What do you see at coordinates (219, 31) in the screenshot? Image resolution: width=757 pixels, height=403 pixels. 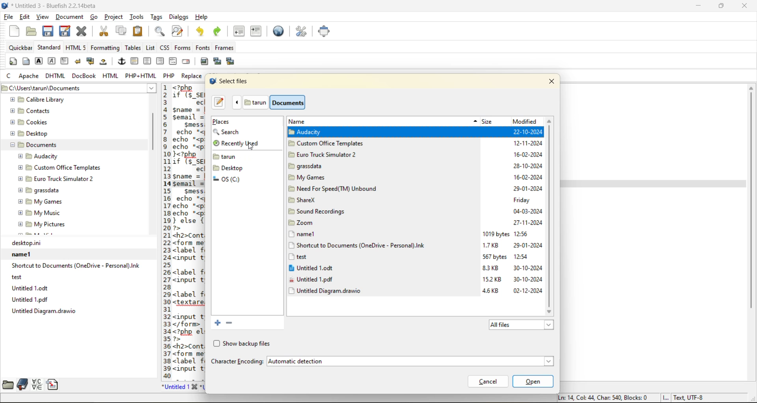 I see `redo` at bounding box center [219, 31].